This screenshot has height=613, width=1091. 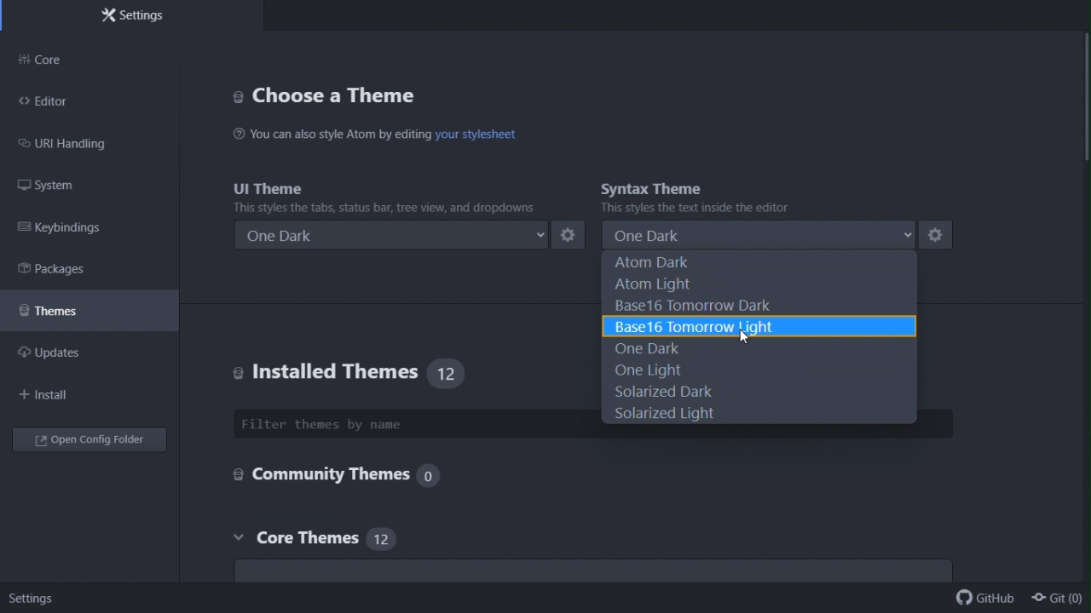 I want to click on Base 16 tomorrow light, so click(x=759, y=327).